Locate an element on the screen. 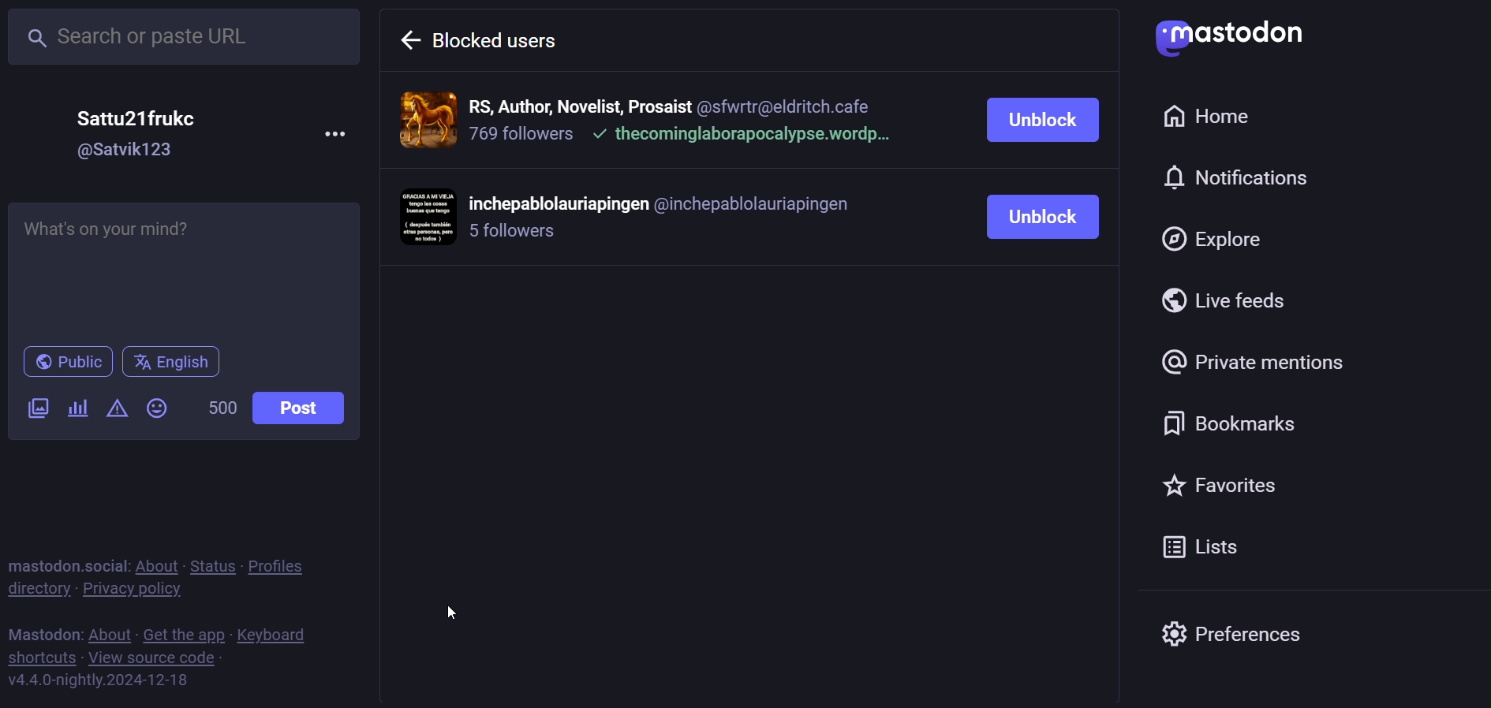  directory is located at coordinates (39, 593).